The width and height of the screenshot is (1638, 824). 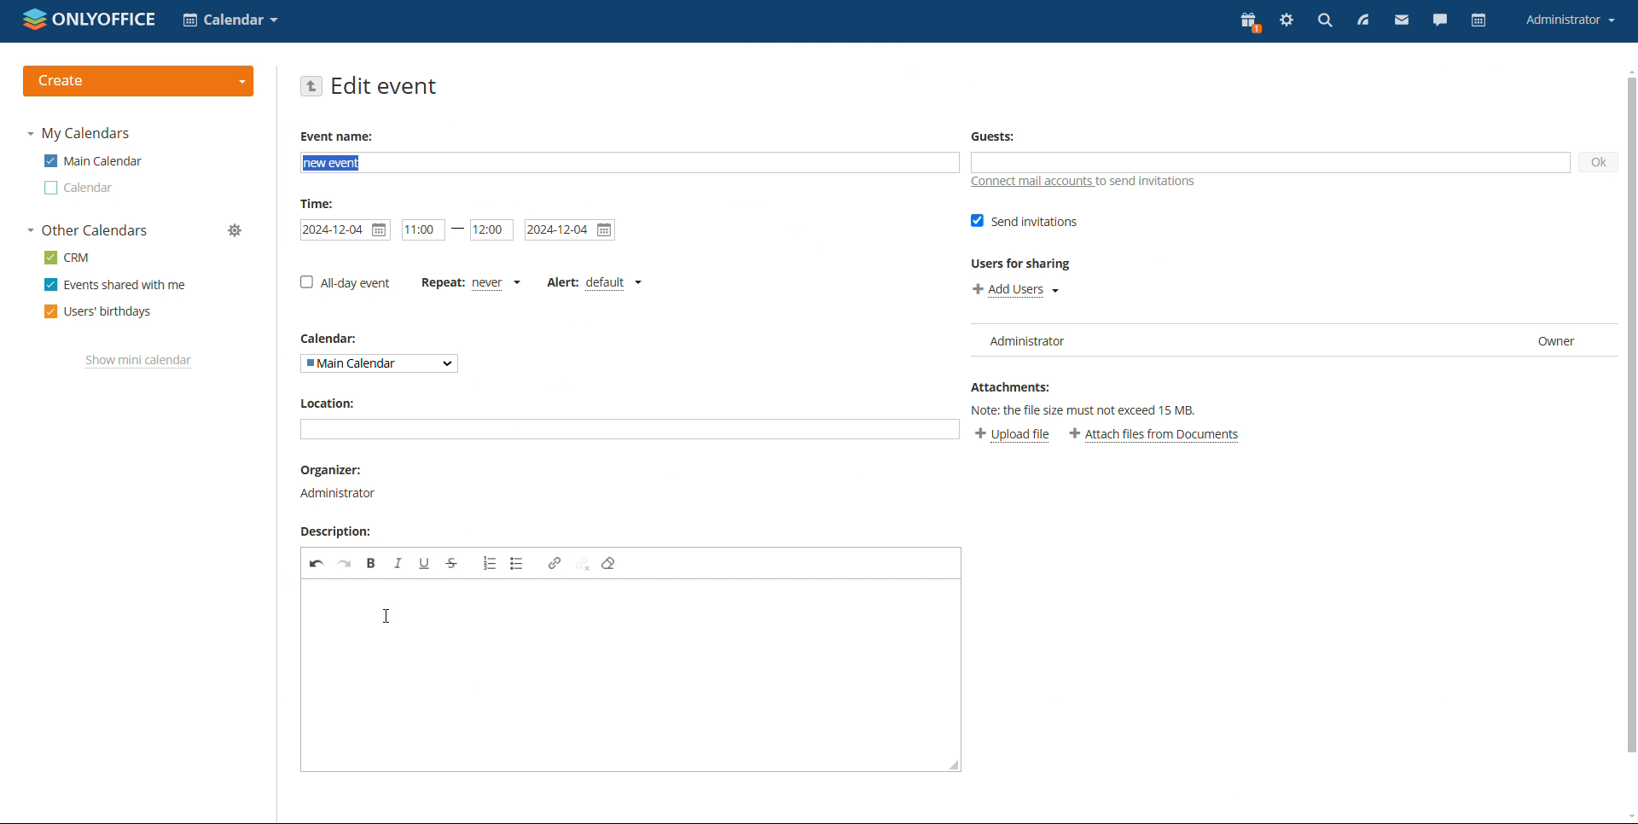 What do you see at coordinates (385, 87) in the screenshot?
I see `edit event` at bounding box center [385, 87].